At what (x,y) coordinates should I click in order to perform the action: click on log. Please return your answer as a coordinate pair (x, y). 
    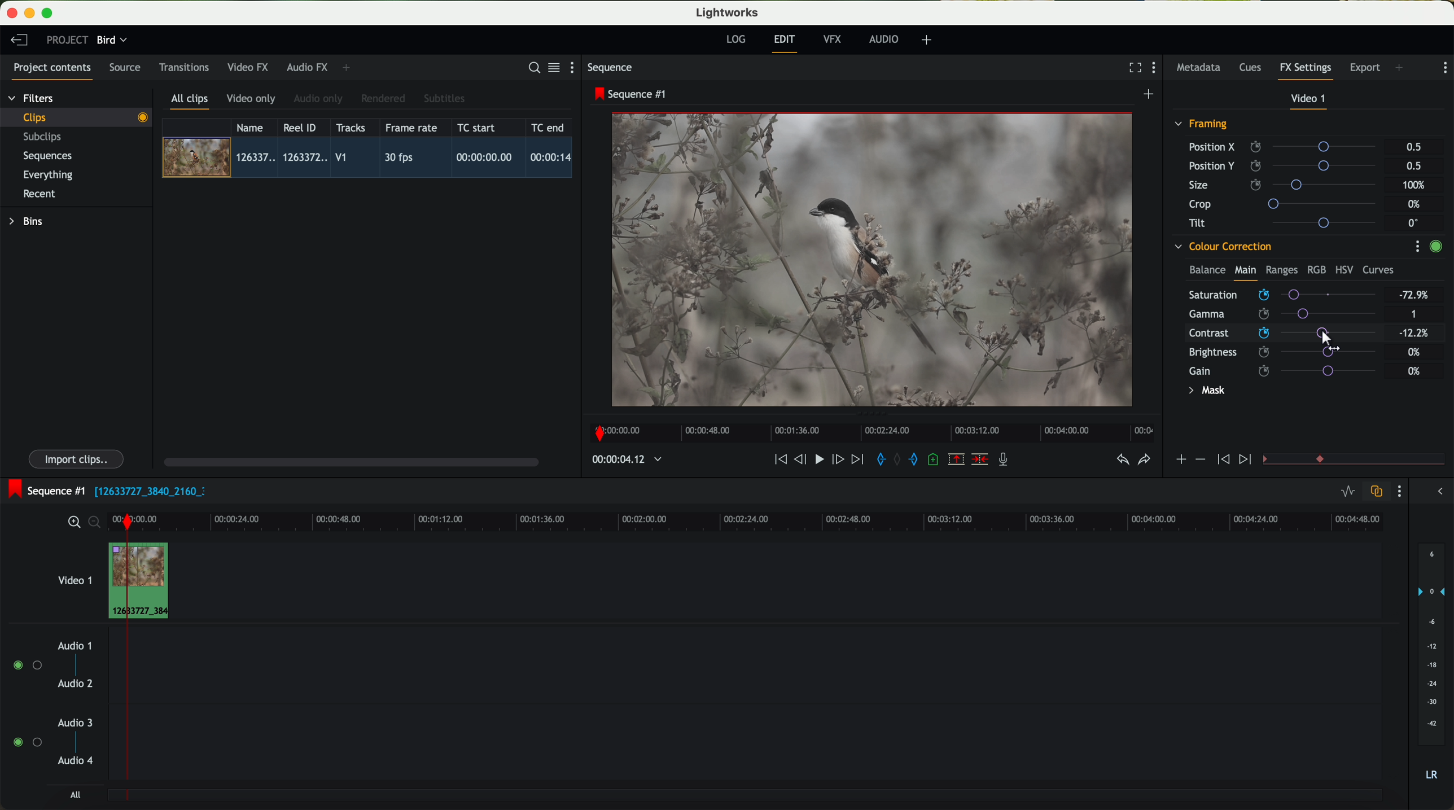
    Looking at the image, I should click on (735, 40).